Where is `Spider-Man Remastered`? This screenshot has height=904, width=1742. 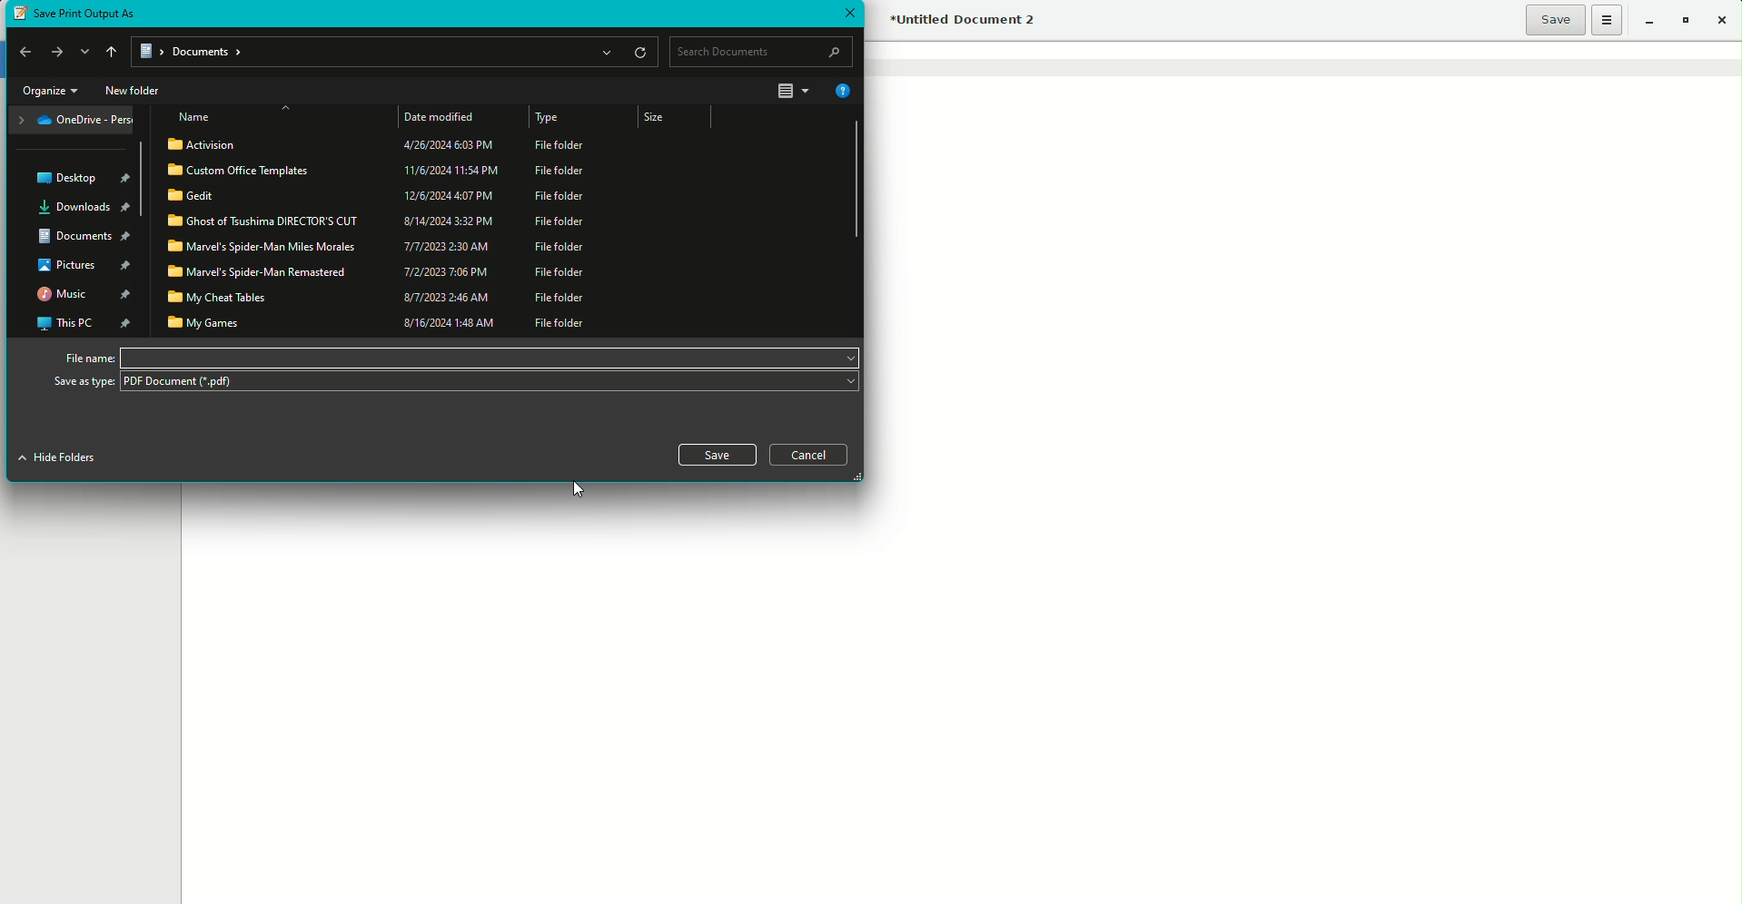 Spider-Man Remastered is located at coordinates (378, 270).